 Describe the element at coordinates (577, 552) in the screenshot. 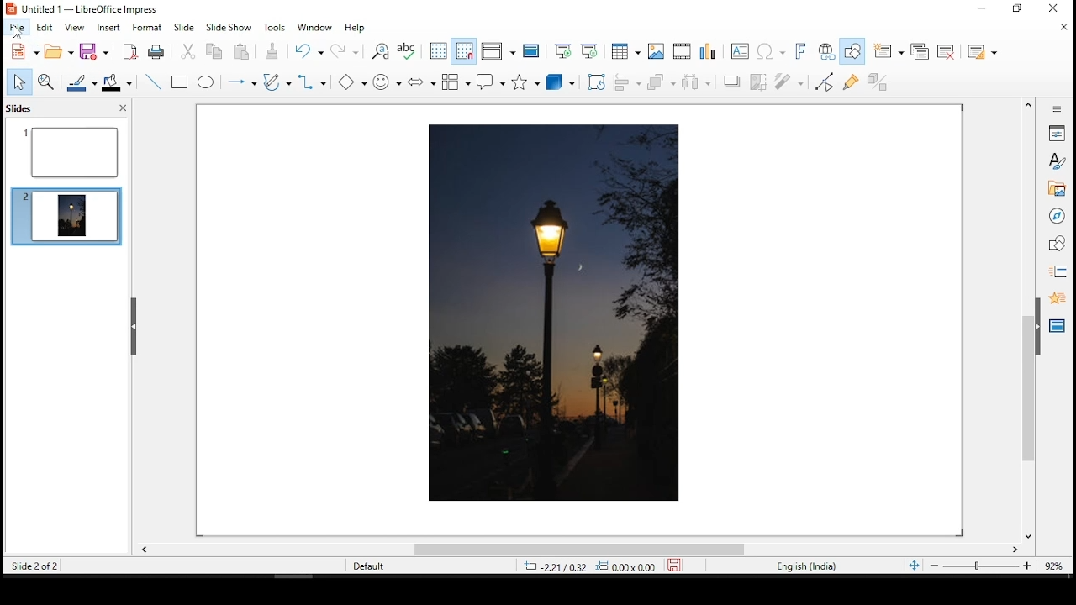

I see `scroll bar` at that location.